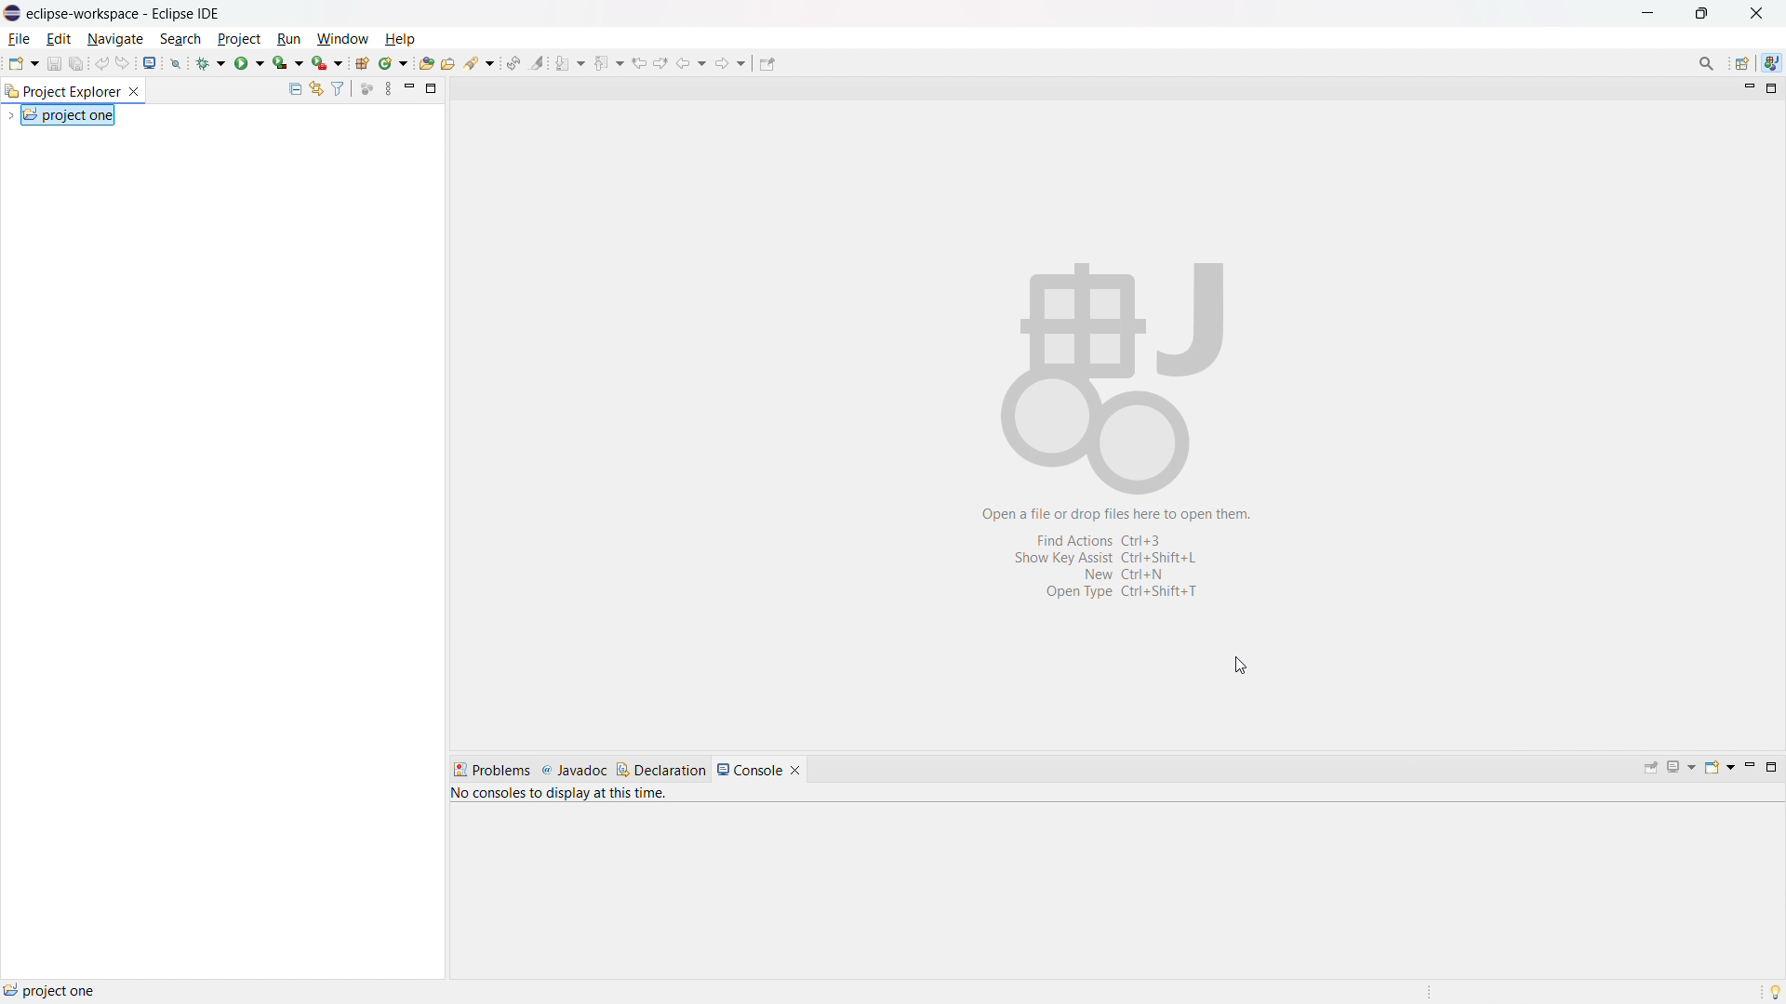 The image size is (1786, 1004). Describe the element at coordinates (341, 40) in the screenshot. I see `window` at that location.